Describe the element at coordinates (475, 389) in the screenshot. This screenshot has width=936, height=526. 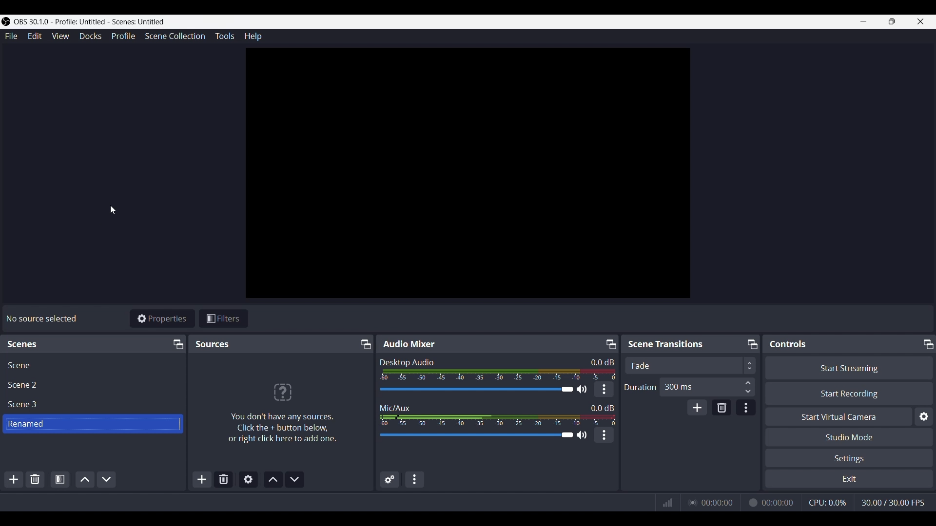
I see `Audio Slider` at that location.